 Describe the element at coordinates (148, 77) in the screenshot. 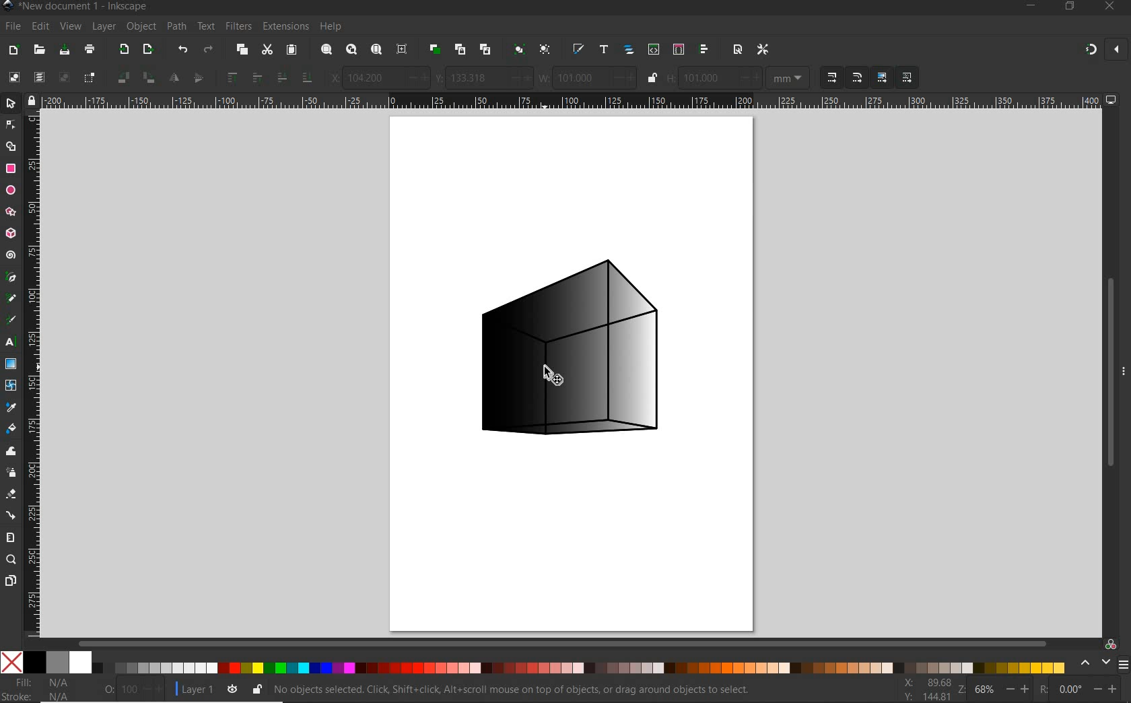

I see `OBJECT ROTATE` at that location.